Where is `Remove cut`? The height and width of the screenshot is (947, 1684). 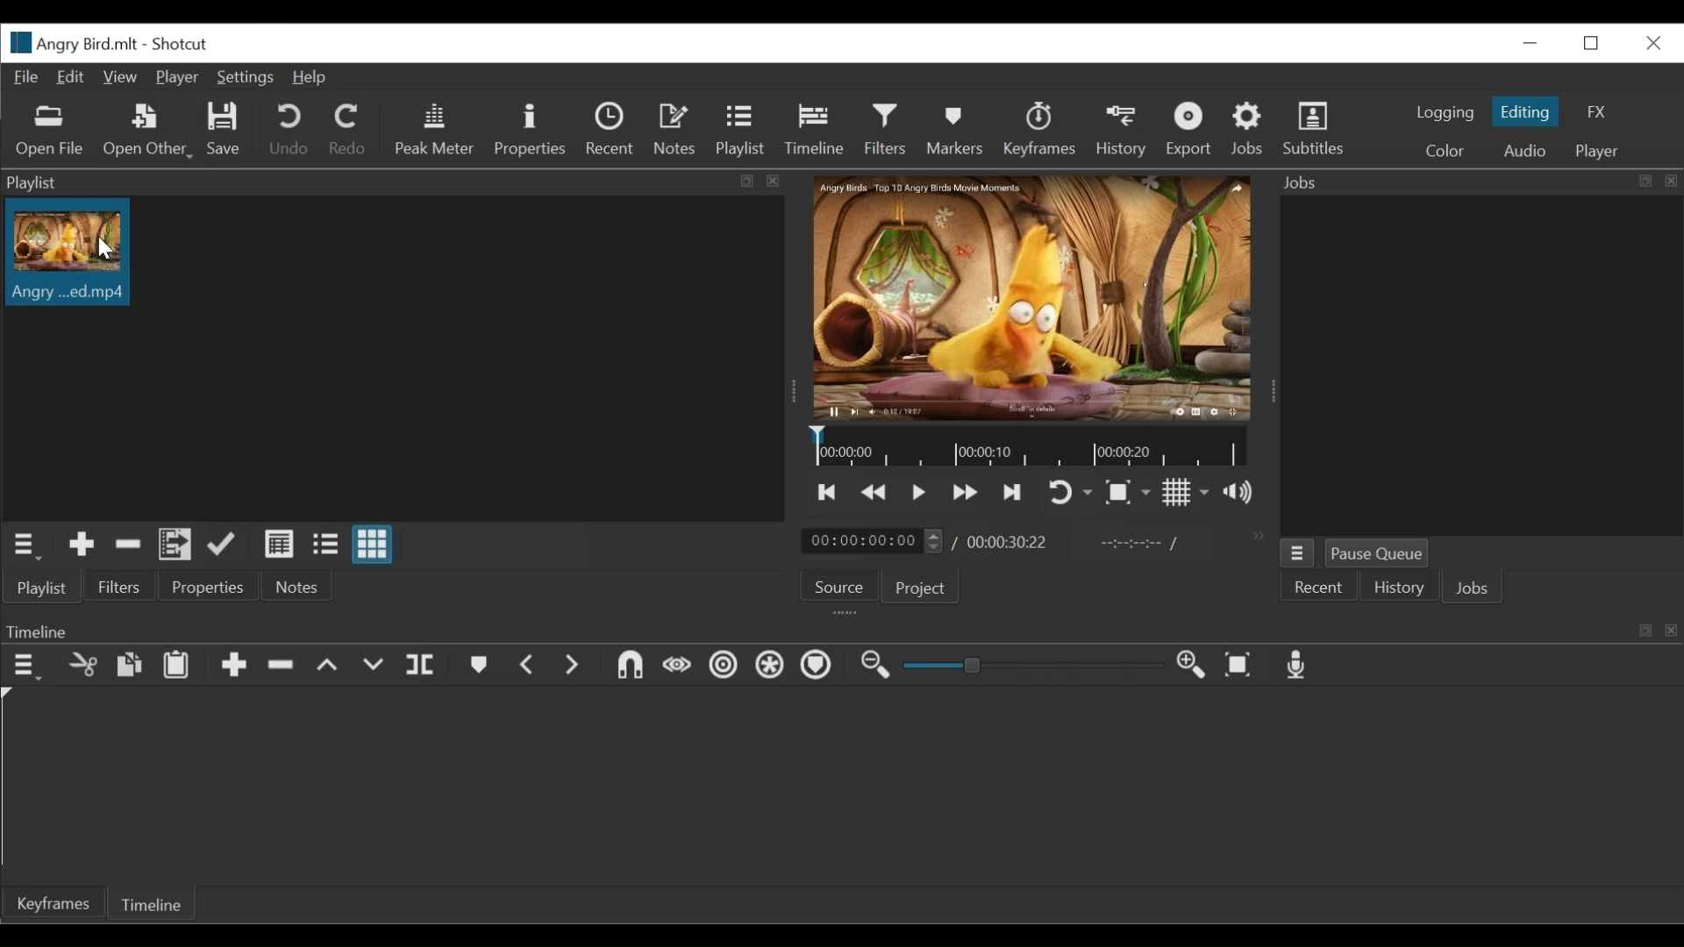
Remove cut is located at coordinates (128, 544).